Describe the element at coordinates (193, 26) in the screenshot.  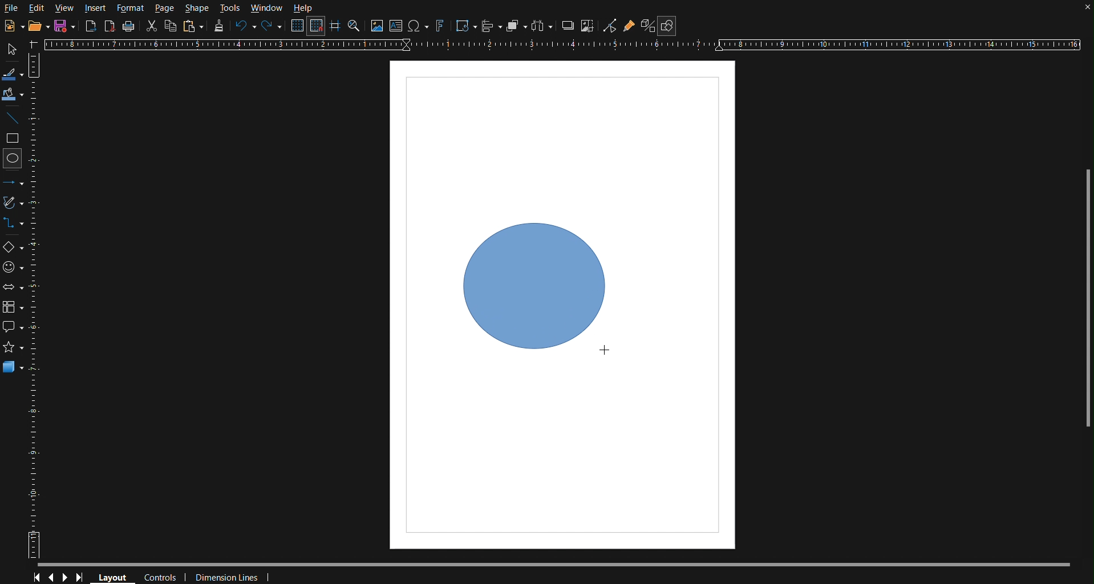
I see `Paste` at that location.